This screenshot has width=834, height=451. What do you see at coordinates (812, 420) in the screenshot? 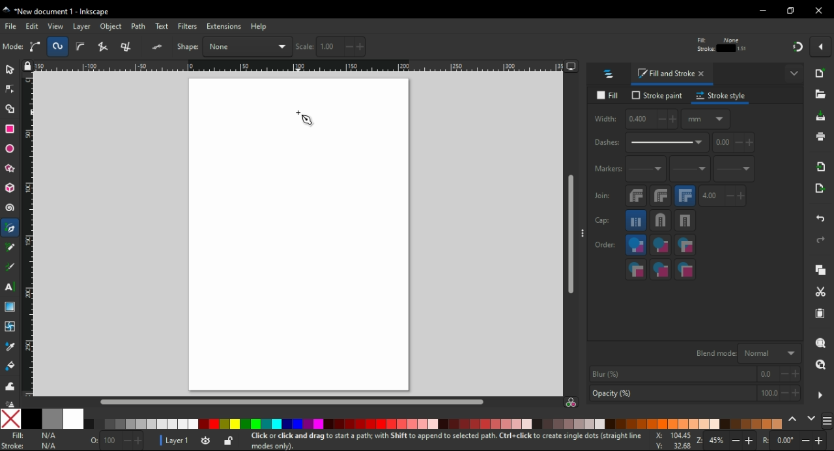
I see `next ` at bounding box center [812, 420].